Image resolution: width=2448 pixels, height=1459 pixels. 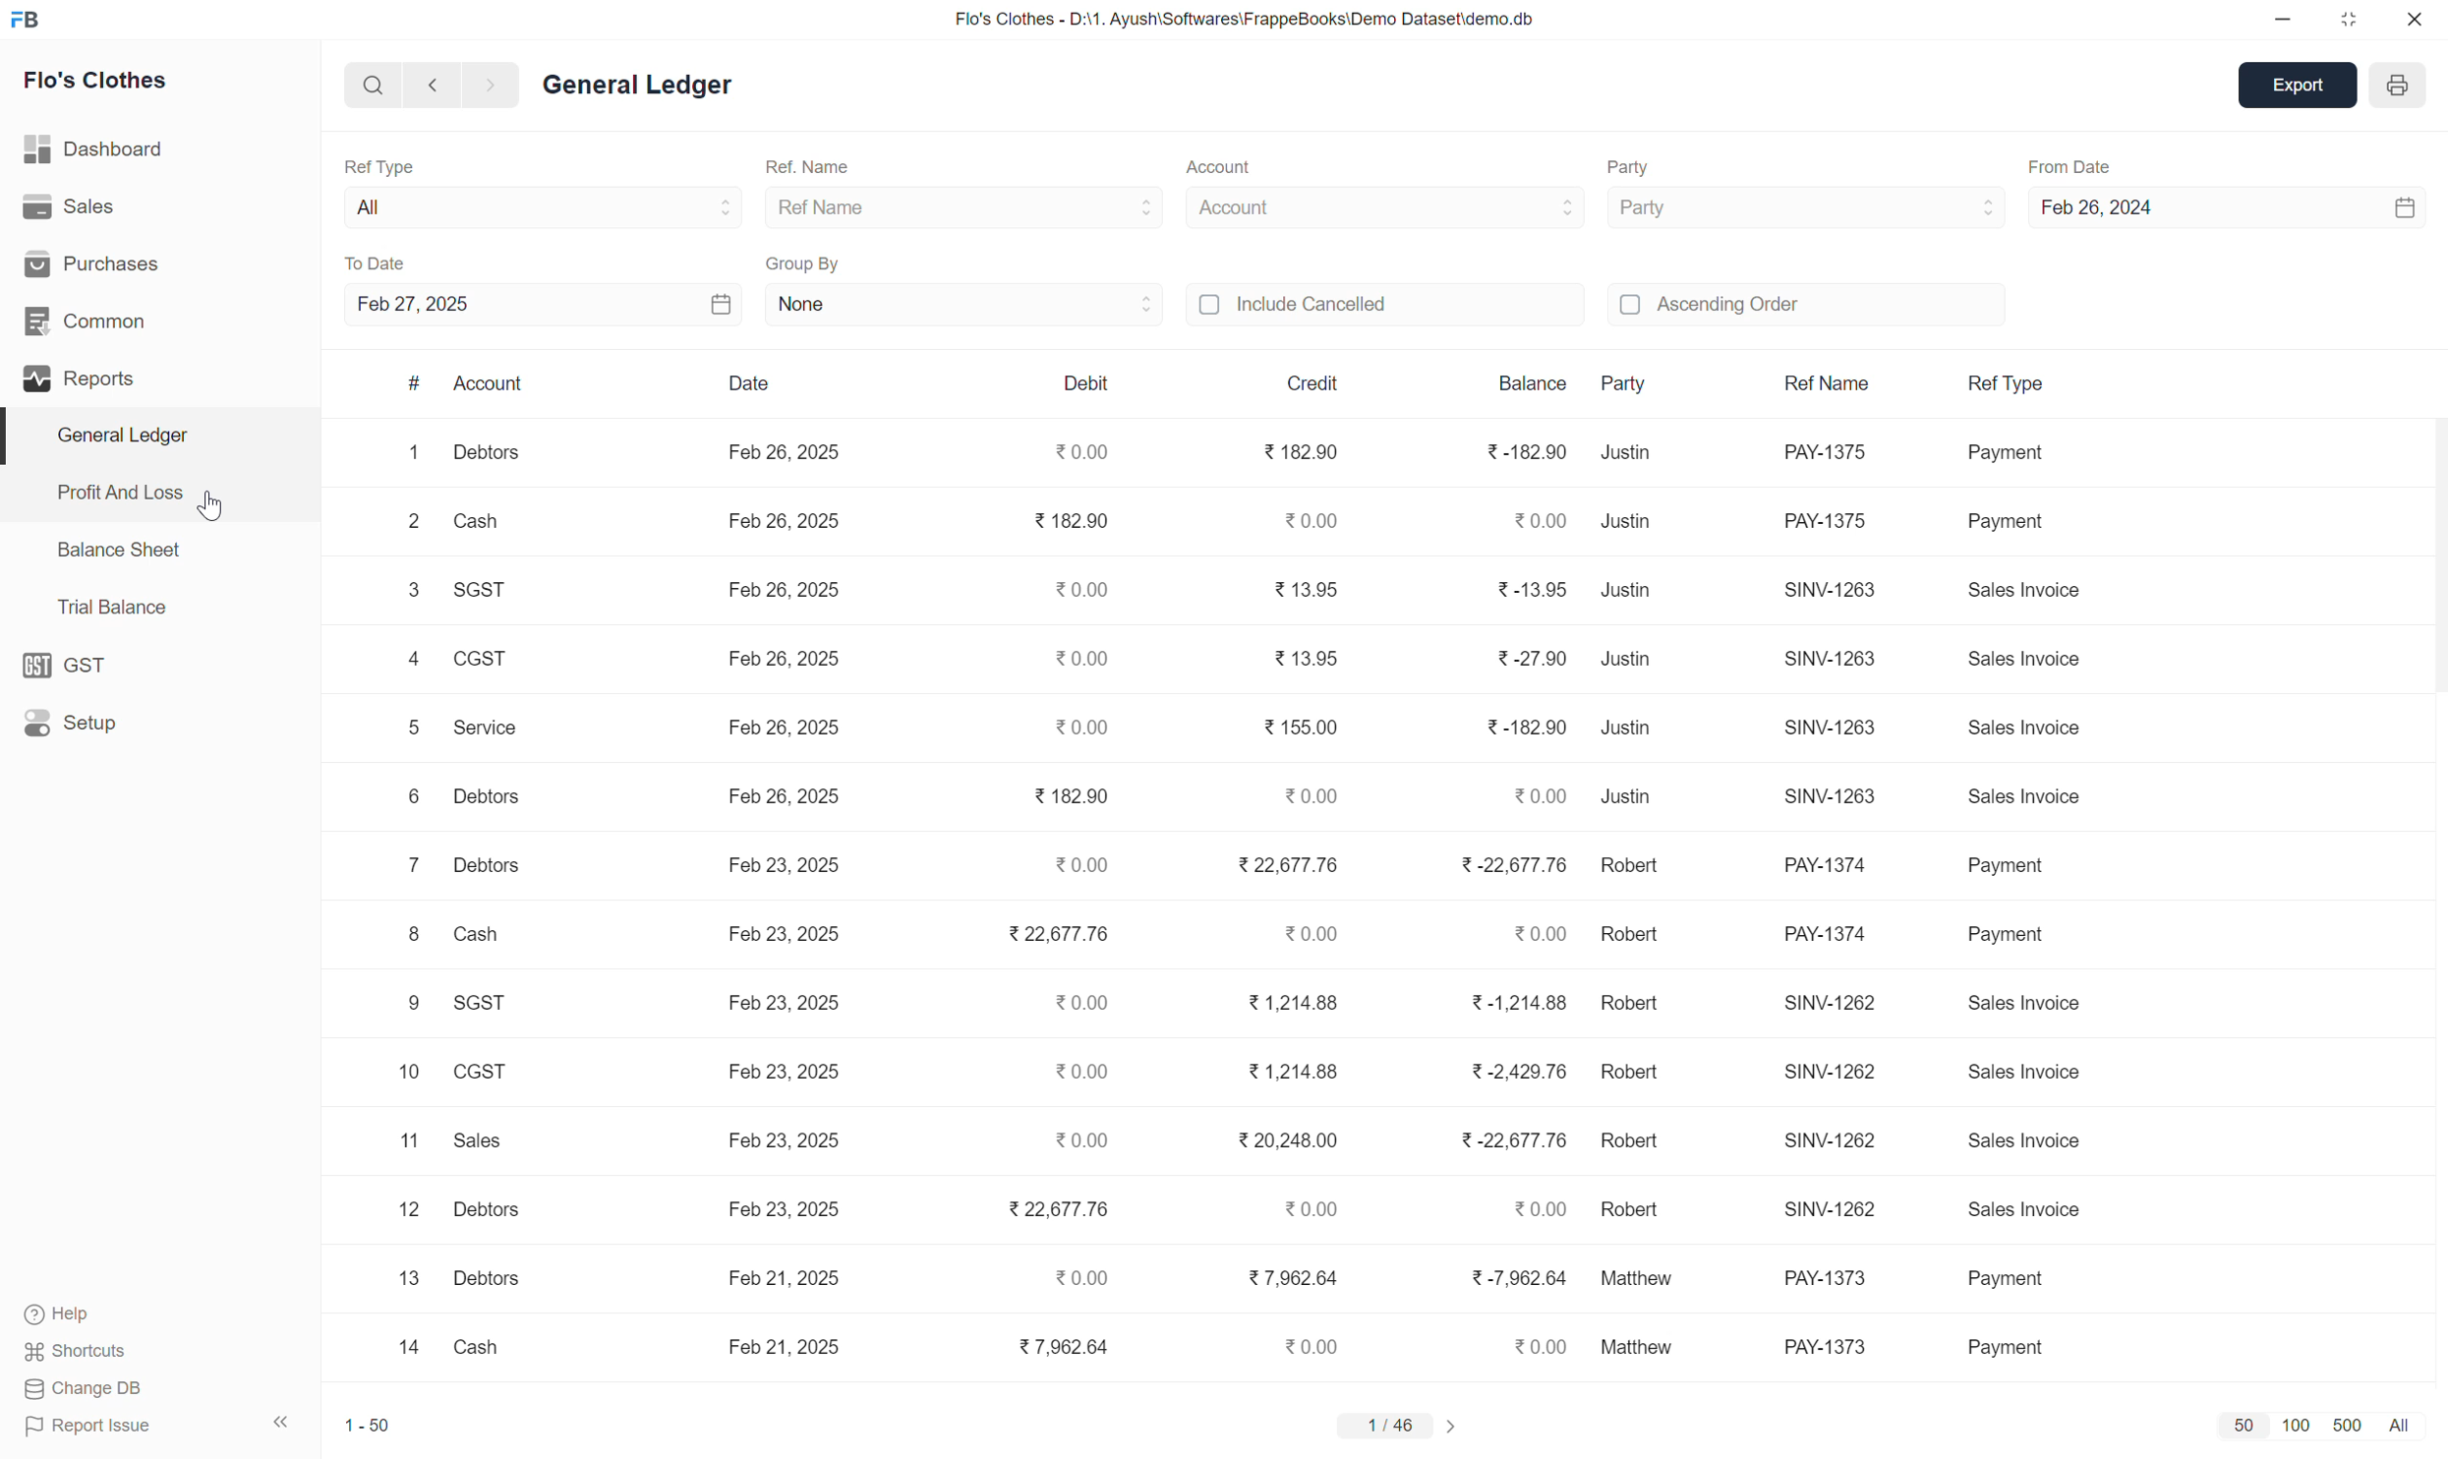 I want to click on 5, so click(x=404, y=734).